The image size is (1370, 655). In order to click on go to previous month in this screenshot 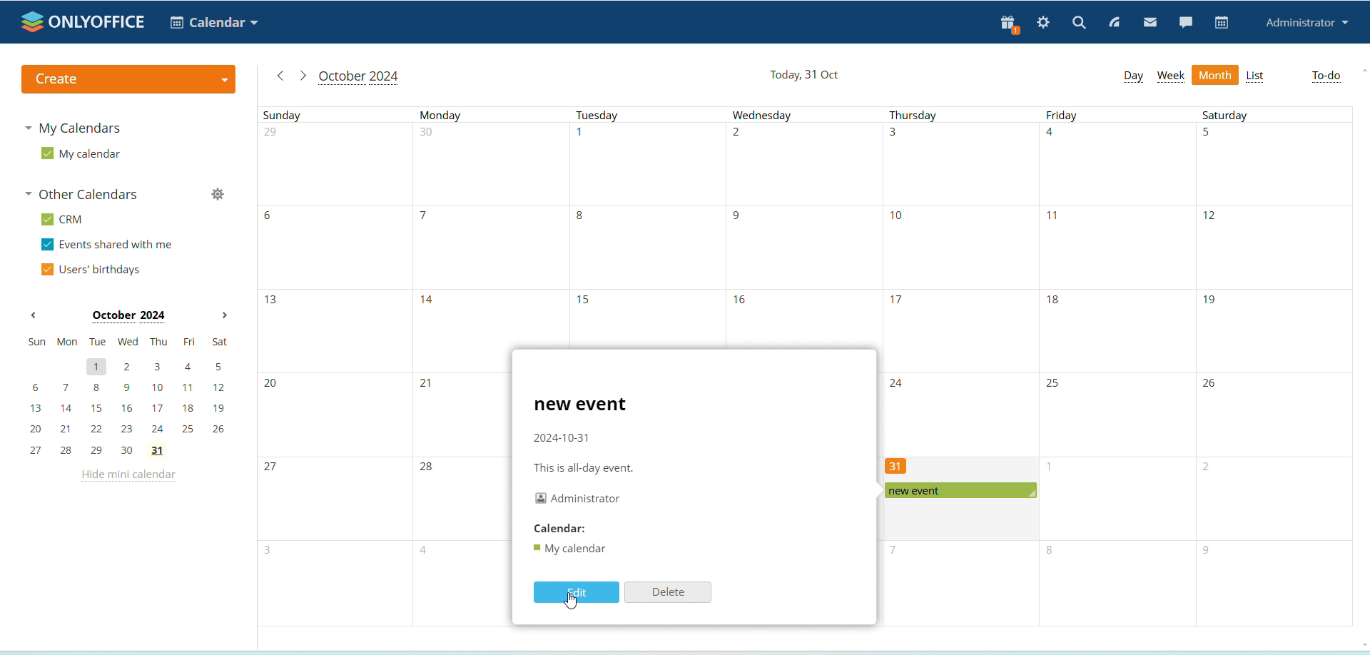, I will do `click(280, 76)`.